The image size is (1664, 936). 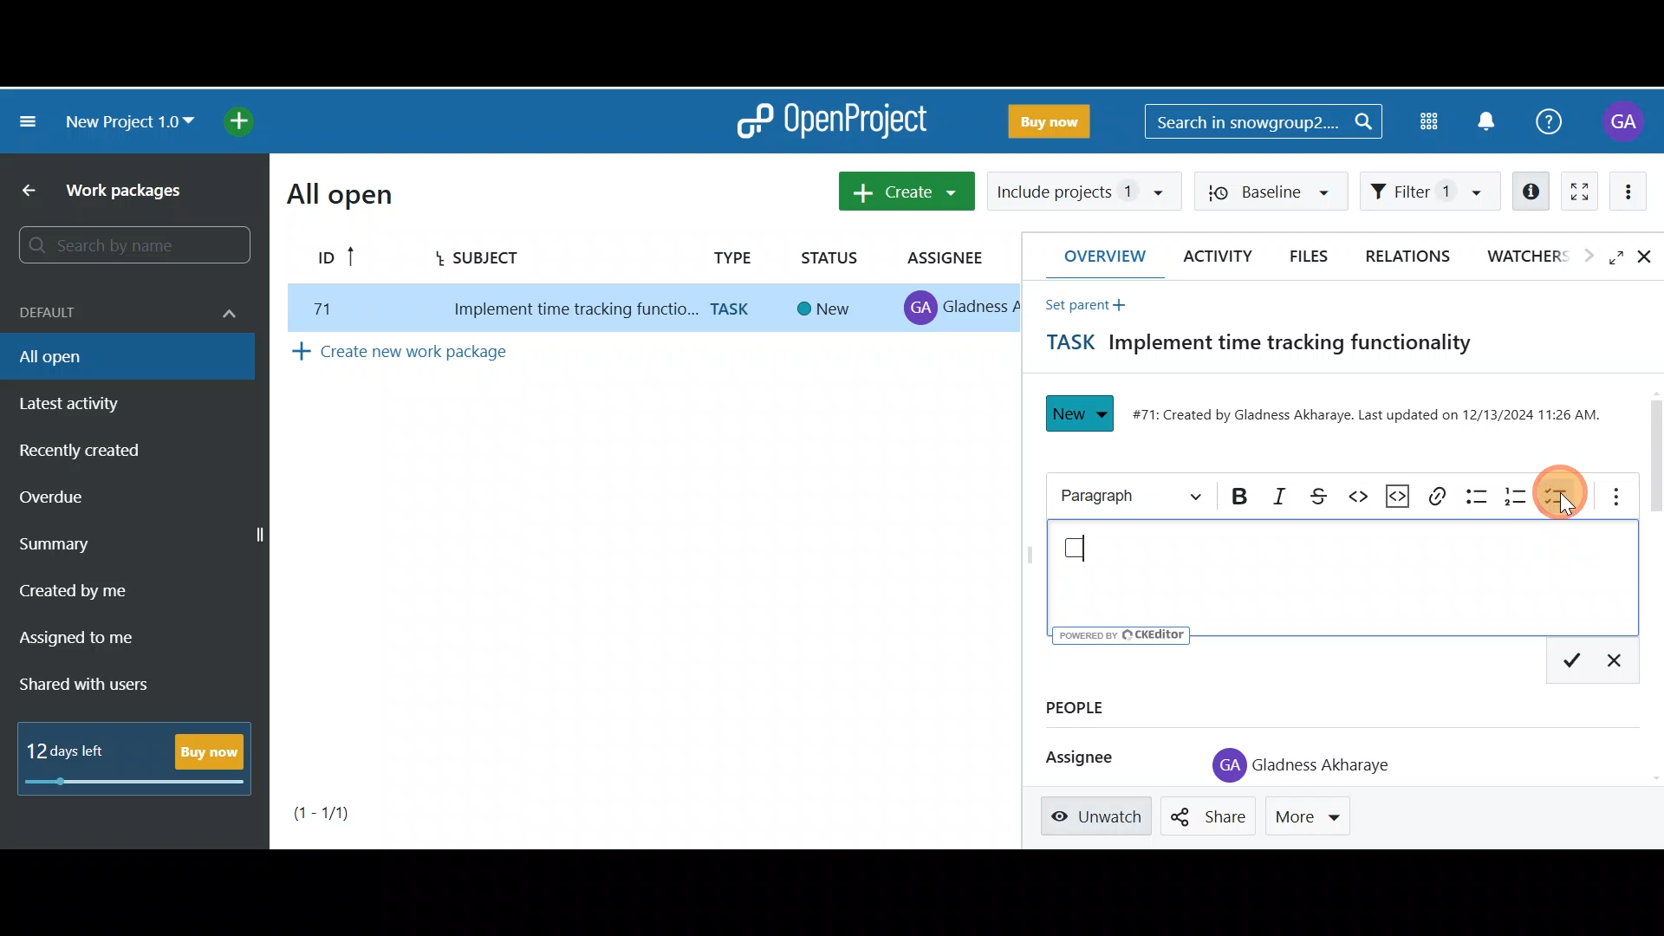 I want to click on Set parent, so click(x=1080, y=304).